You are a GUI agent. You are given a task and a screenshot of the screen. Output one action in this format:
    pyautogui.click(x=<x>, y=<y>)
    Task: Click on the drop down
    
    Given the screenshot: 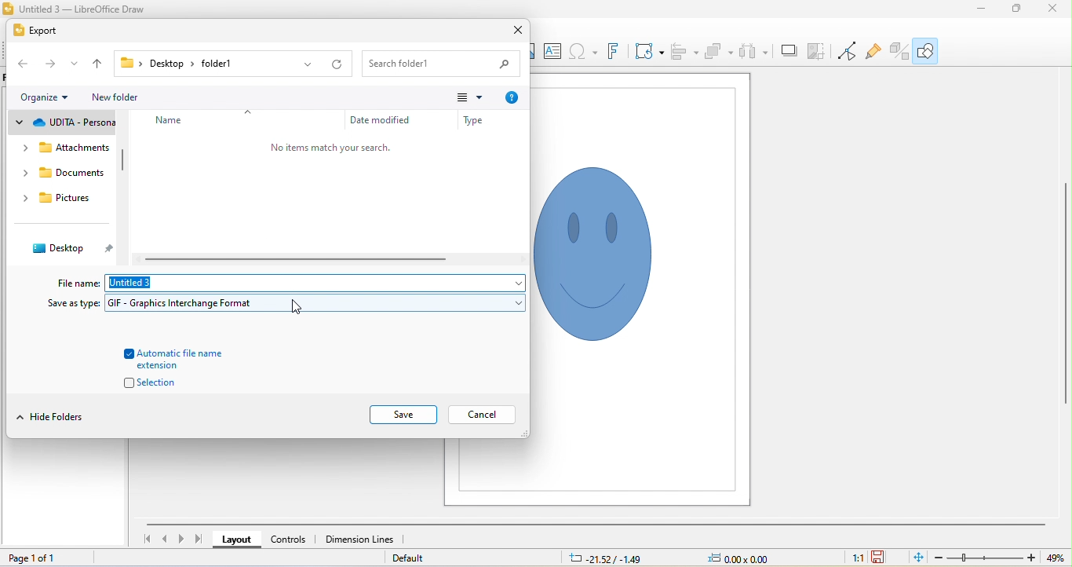 What is the action you would take?
    pyautogui.click(x=27, y=174)
    